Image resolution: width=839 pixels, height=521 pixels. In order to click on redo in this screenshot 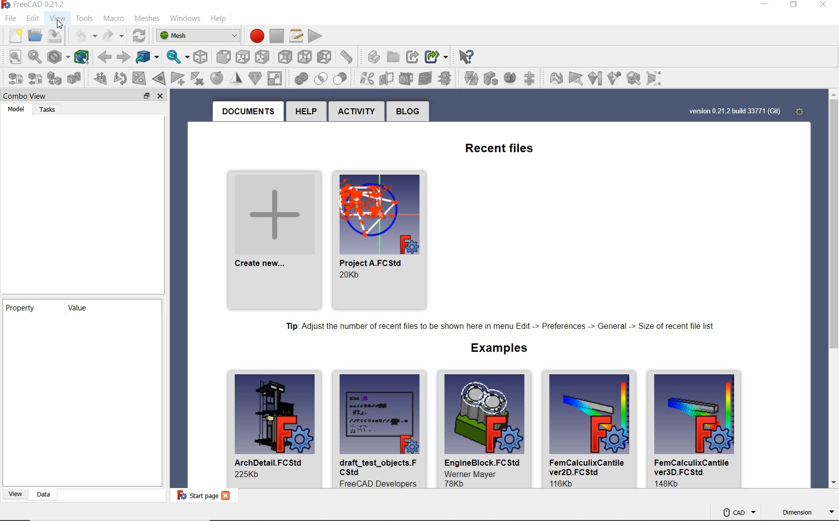, I will do `click(108, 36)`.